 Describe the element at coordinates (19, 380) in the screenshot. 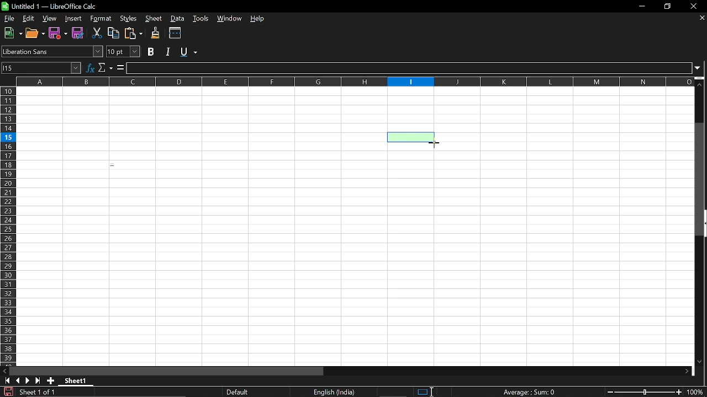

I see `Previous page` at that location.